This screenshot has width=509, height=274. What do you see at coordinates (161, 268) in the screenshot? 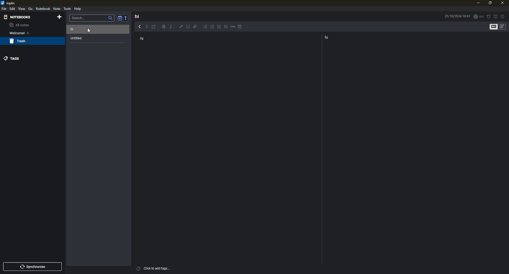
I see `click to add tags` at bounding box center [161, 268].